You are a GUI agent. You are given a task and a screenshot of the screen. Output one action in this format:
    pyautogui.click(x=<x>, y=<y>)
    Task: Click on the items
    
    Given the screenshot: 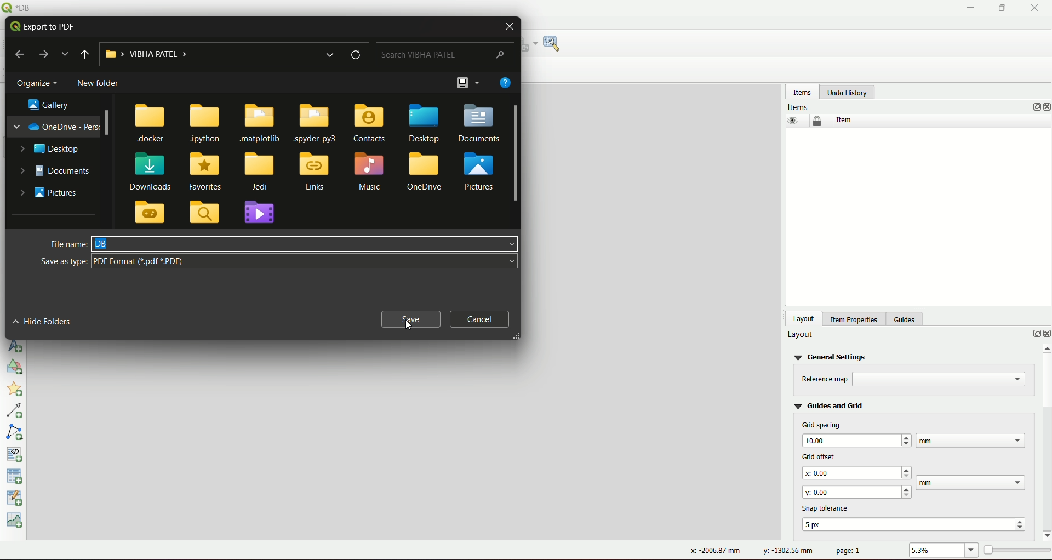 What is the action you would take?
    pyautogui.click(x=802, y=92)
    